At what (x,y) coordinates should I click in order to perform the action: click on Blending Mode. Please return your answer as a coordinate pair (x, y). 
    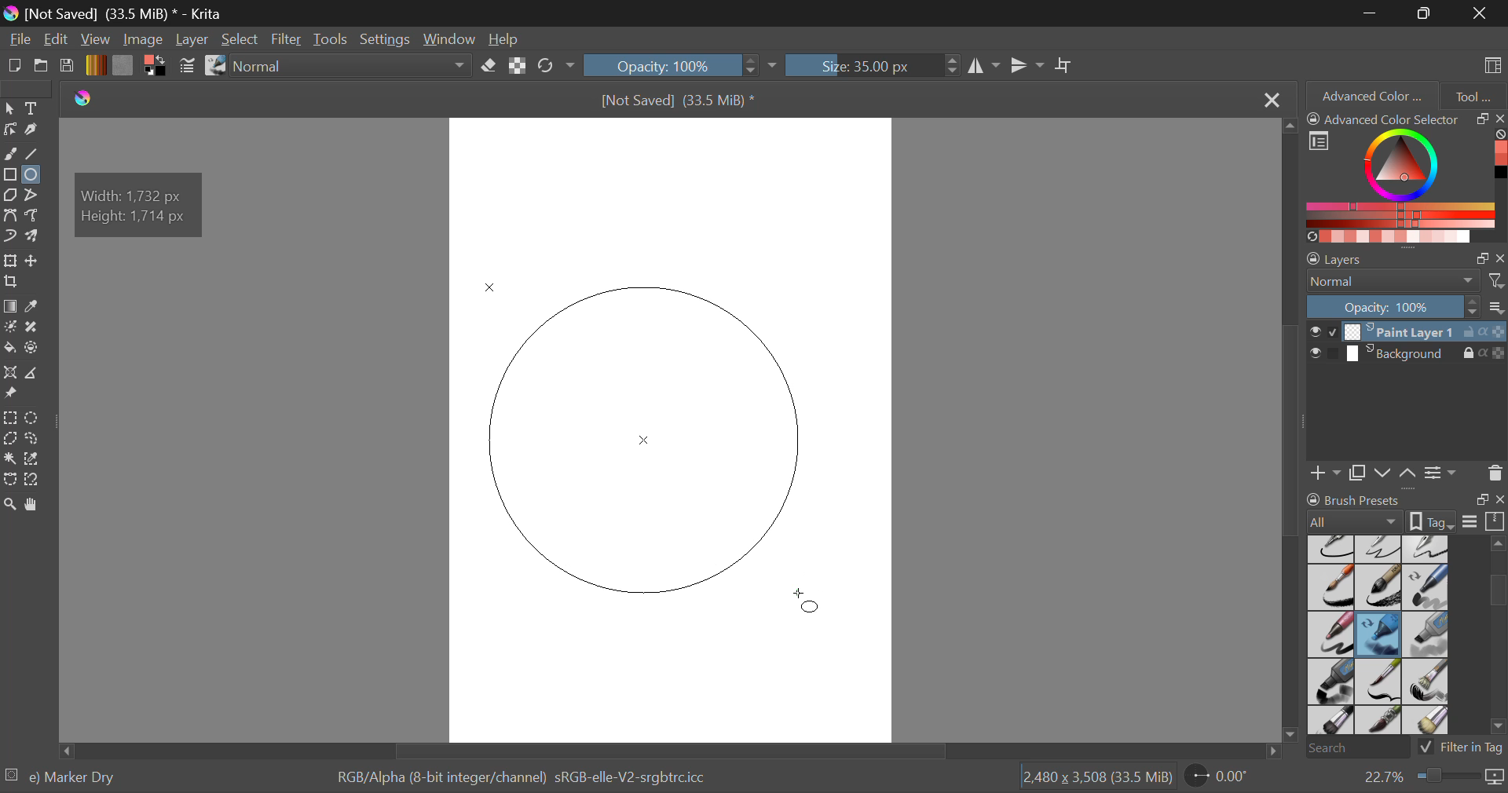
    Looking at the image, I should click on (355, 67).